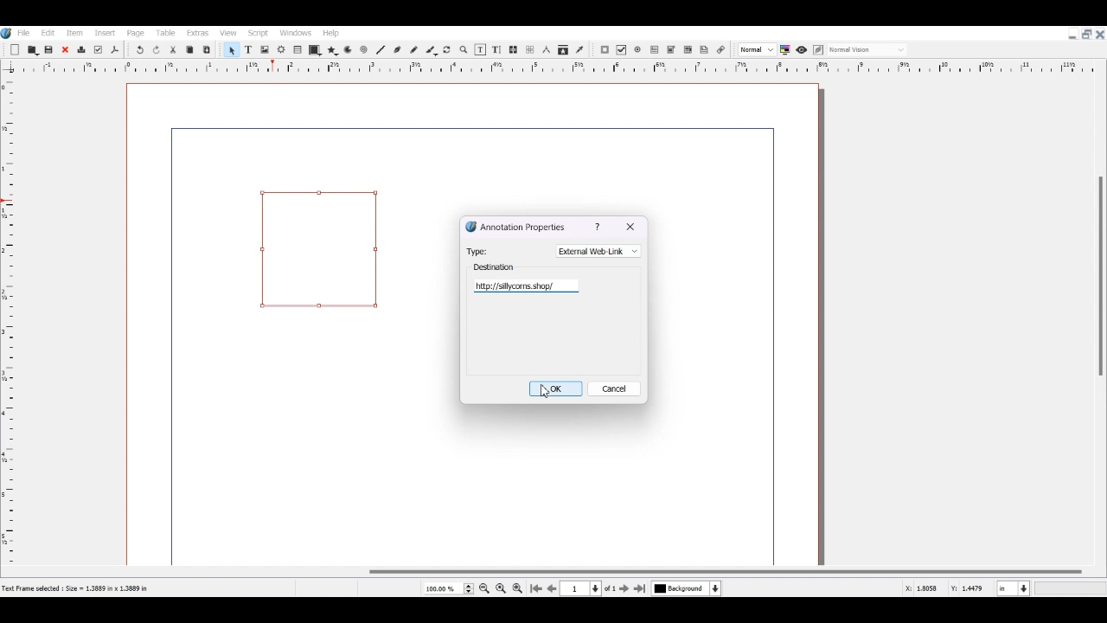 Image resolution: width=1107 pixels, height=623 pixels. I want to click on Freehand line, so click(413, 49).